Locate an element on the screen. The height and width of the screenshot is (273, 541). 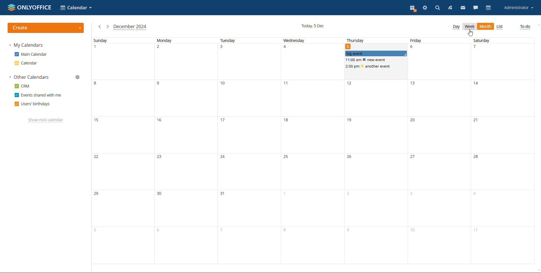
sunday is located at coordinates (122, 151).